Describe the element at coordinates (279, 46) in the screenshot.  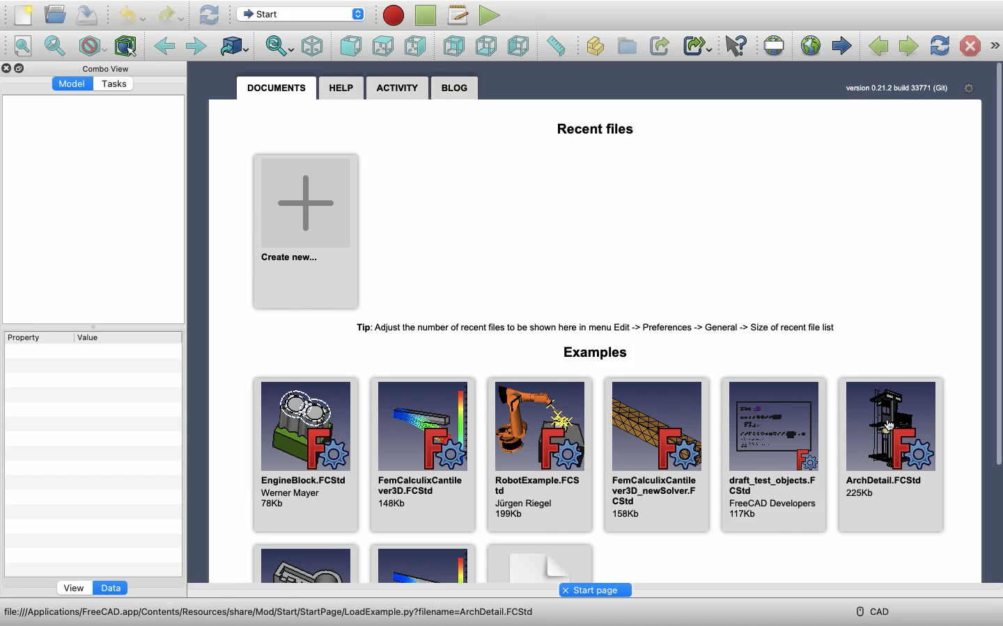
I see `Sync view` at that location.